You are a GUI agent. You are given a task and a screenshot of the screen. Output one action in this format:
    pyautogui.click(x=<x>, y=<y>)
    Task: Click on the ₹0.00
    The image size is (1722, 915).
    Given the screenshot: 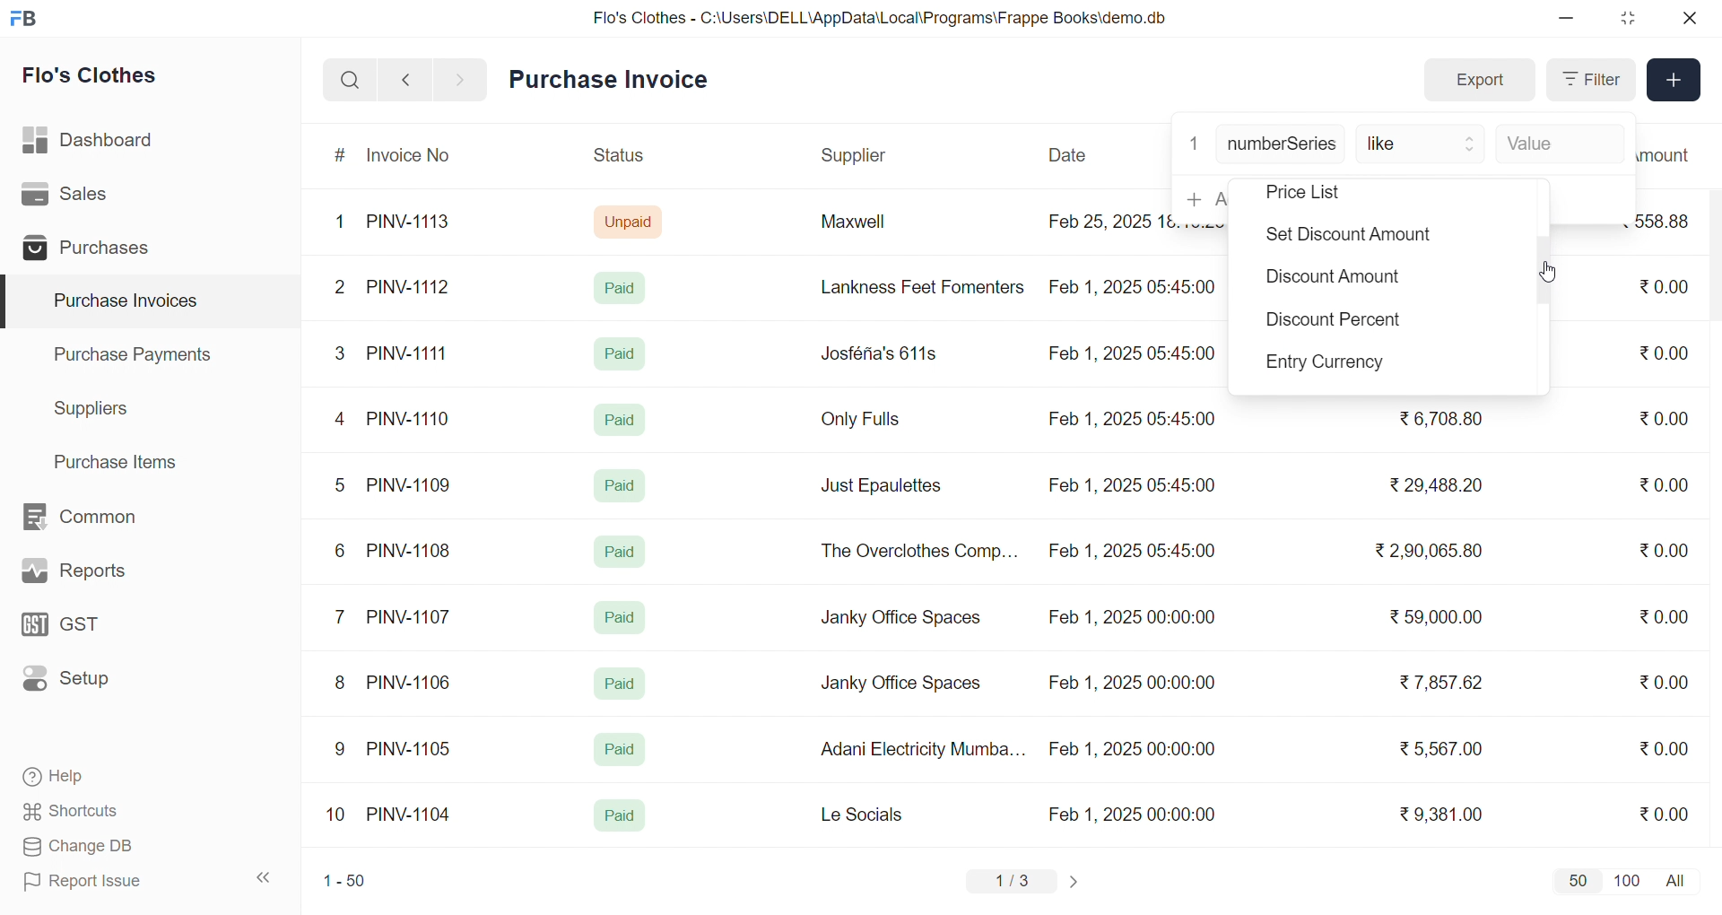 What is the action you would take?
    pyautogui.click(x=1665, y=747)
    